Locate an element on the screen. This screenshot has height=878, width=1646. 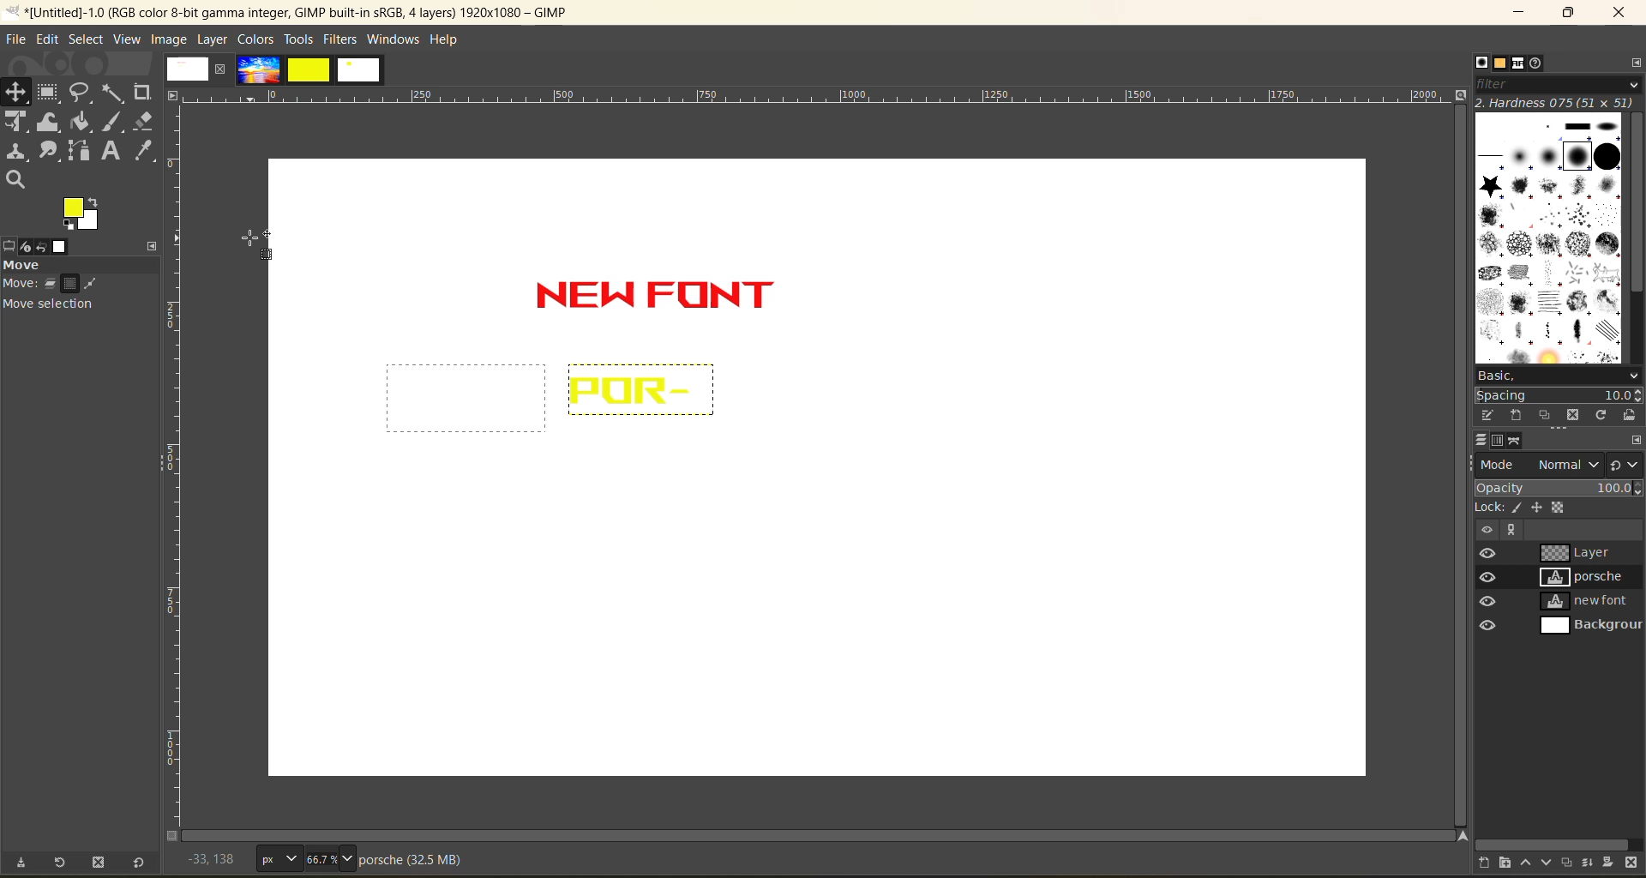
66.7% is located at coordinates (330, 859).